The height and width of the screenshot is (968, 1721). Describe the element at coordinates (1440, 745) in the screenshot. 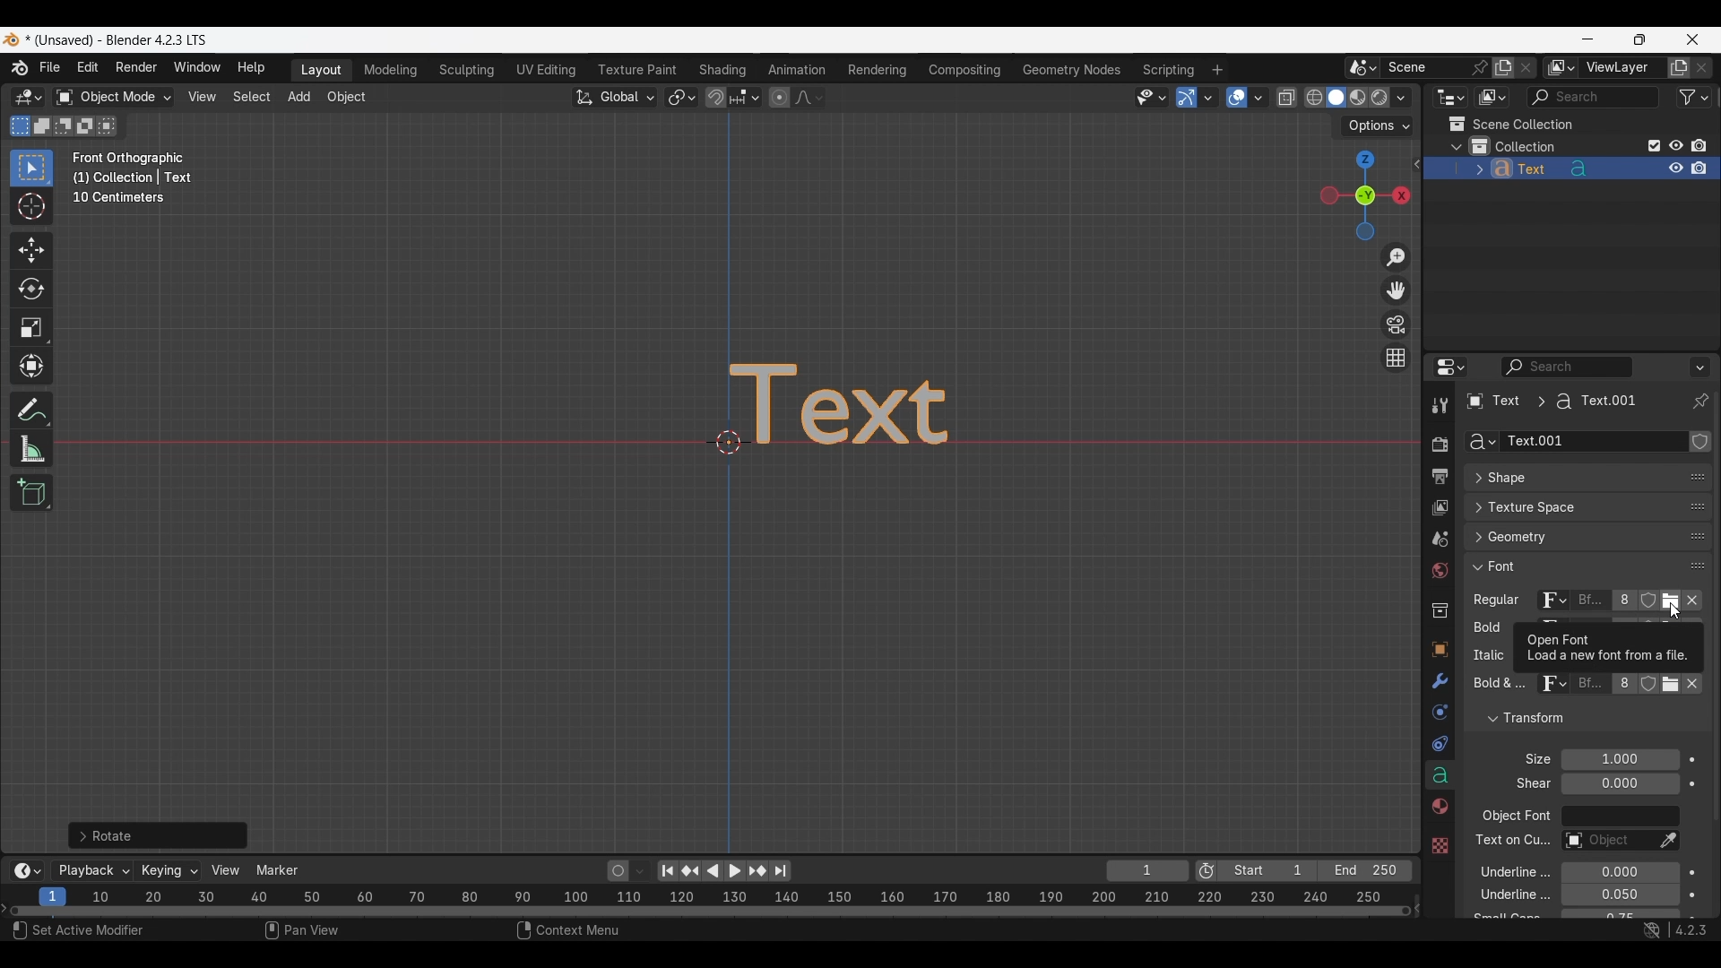

I see `Constraints` at that location.